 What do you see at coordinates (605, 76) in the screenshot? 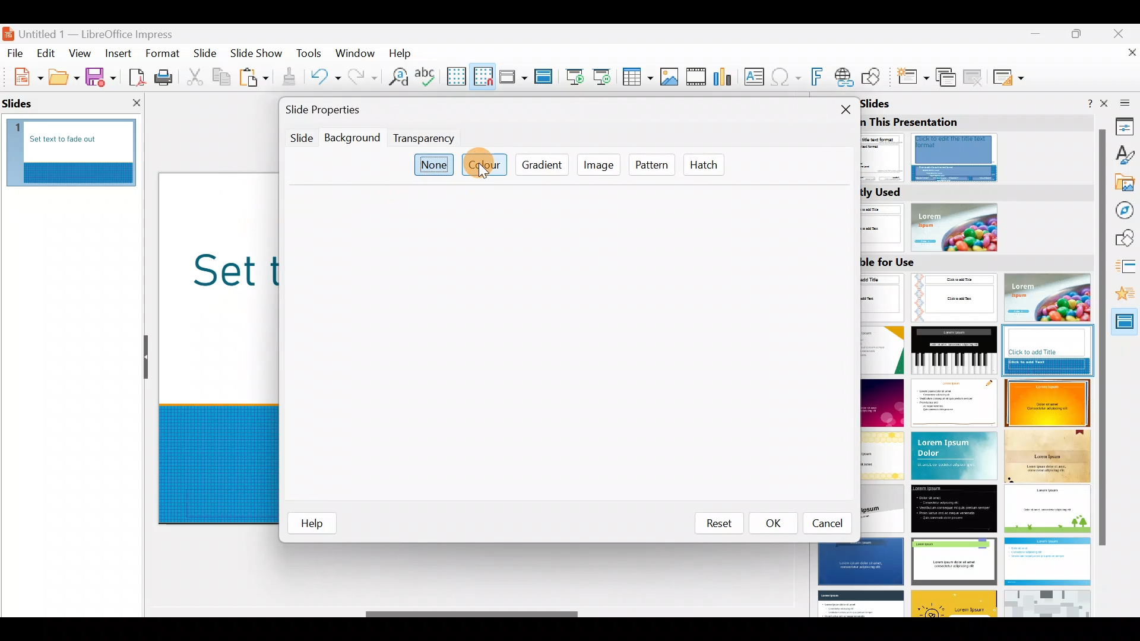
I see `Start from current slide` at bounding box center [605, 76].